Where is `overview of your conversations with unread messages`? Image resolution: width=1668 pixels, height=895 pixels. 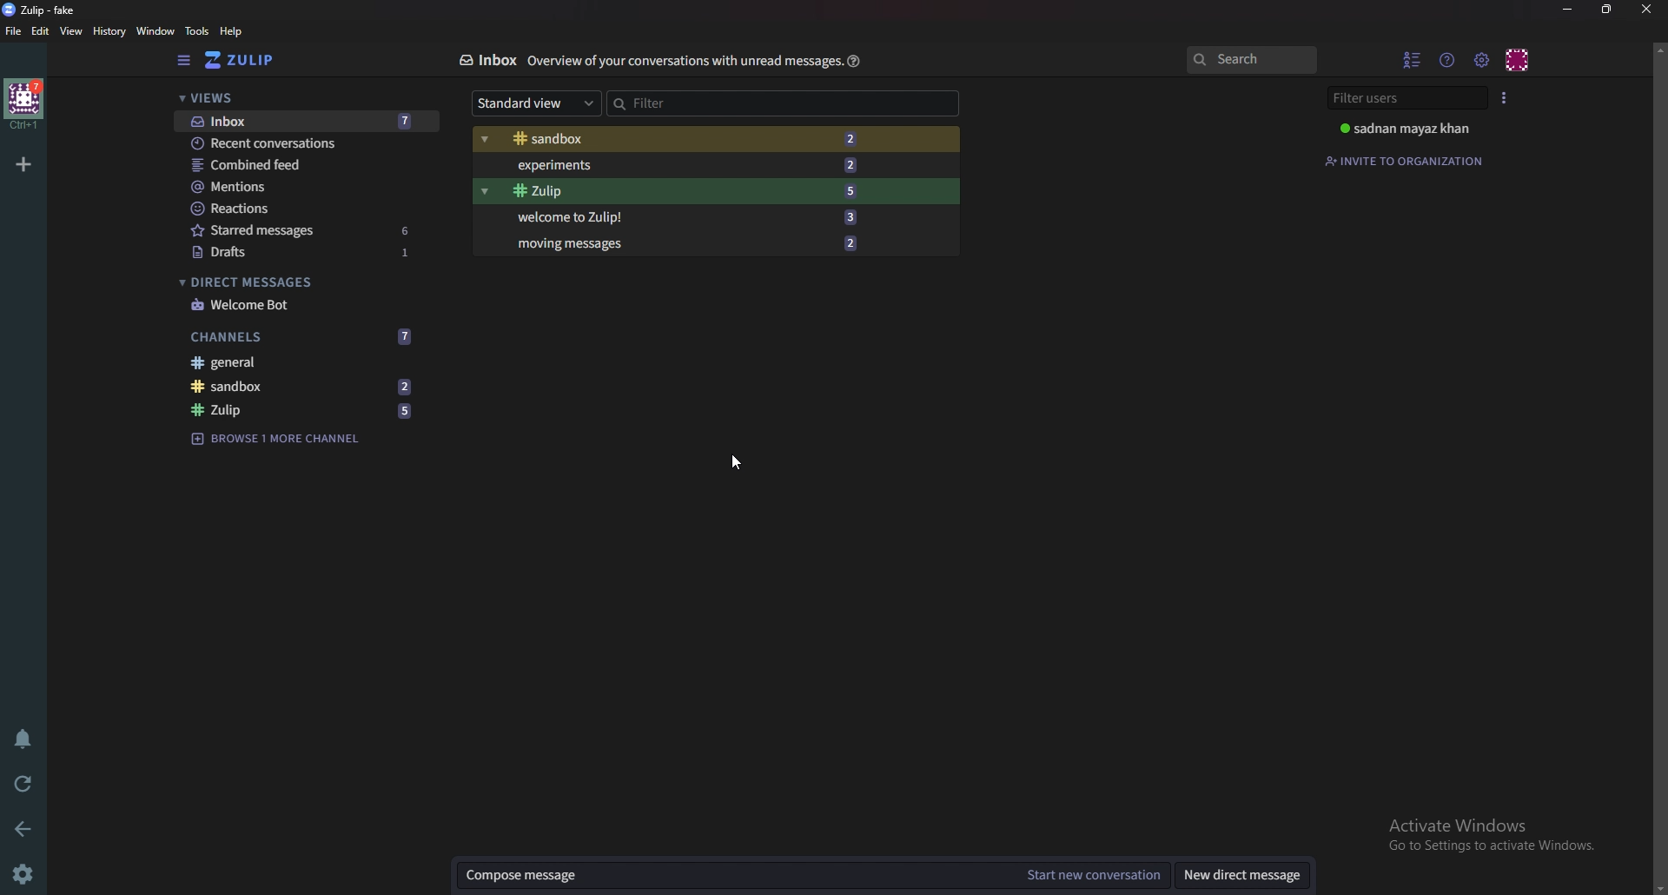
overview of your conversations with unread messages is located at coordinates (682, 62).